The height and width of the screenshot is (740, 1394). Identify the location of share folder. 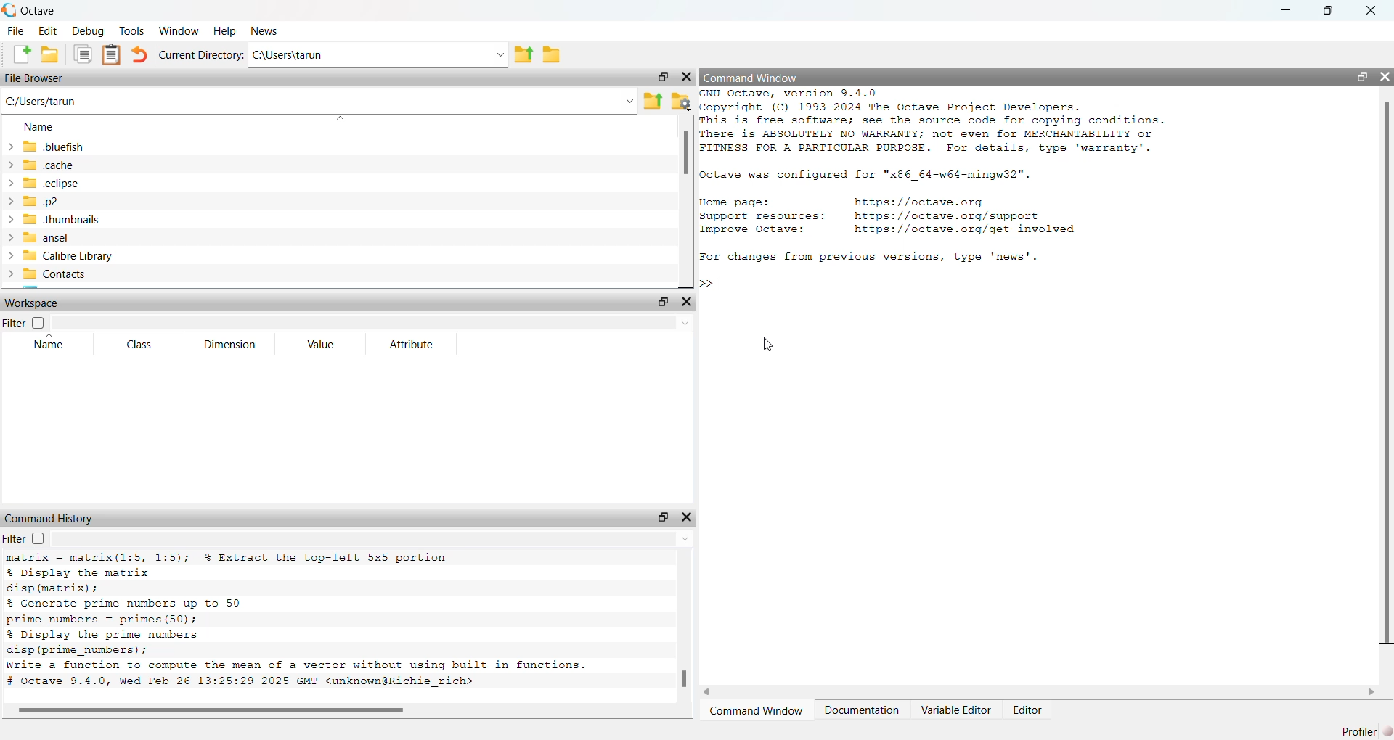
(653, 102).